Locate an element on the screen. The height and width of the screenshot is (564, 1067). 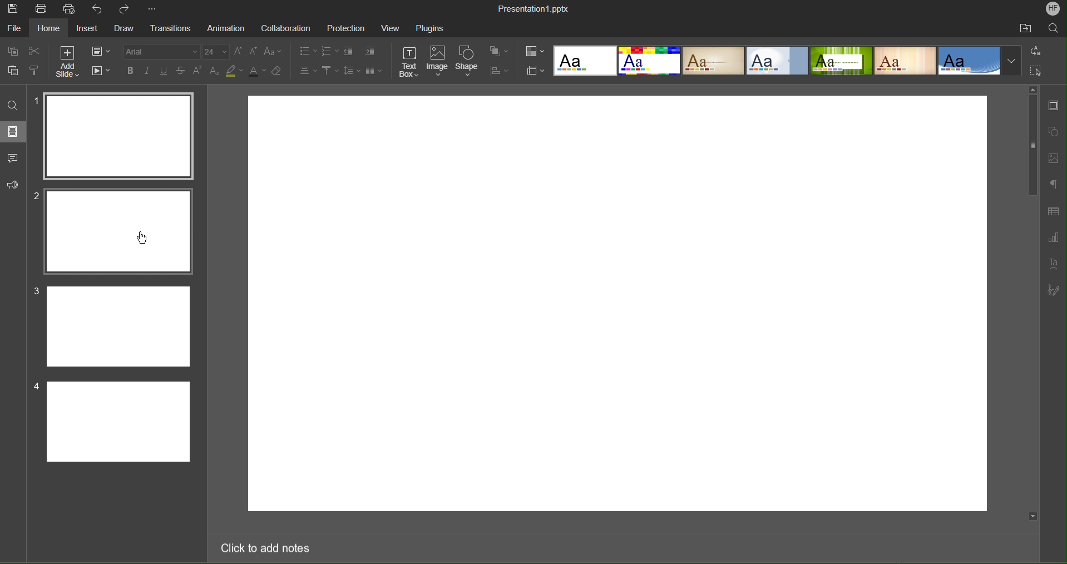
superscript is located at coordinates (199, 71).